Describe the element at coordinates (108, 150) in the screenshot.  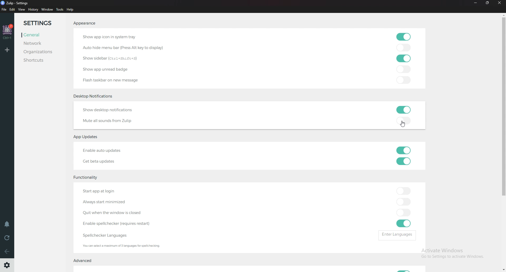
I see `Enable auto updates` at that location.